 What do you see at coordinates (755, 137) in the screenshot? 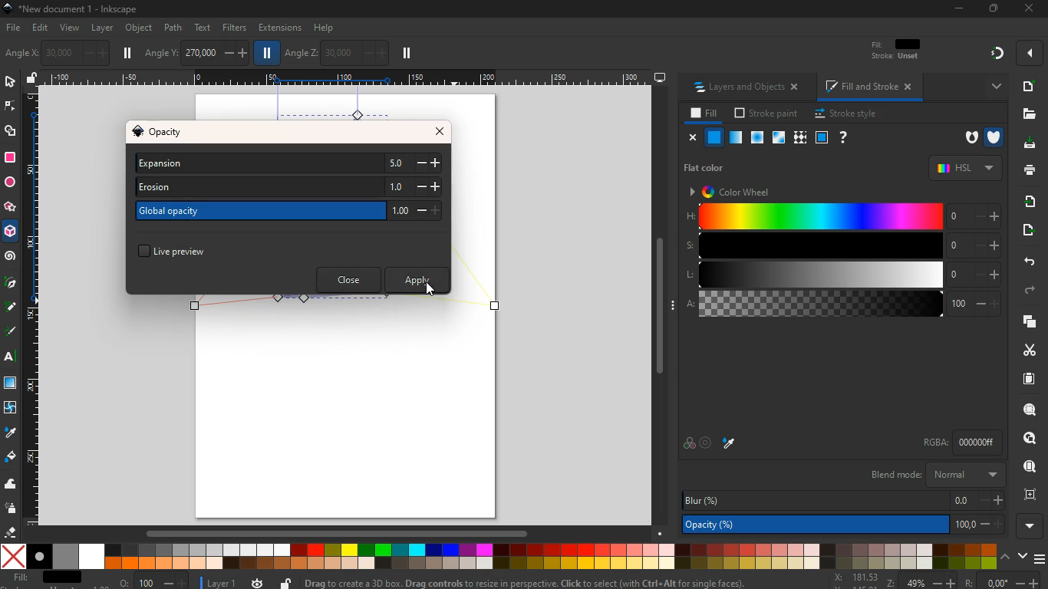
I see `ice` at bounding box center [755, 137].